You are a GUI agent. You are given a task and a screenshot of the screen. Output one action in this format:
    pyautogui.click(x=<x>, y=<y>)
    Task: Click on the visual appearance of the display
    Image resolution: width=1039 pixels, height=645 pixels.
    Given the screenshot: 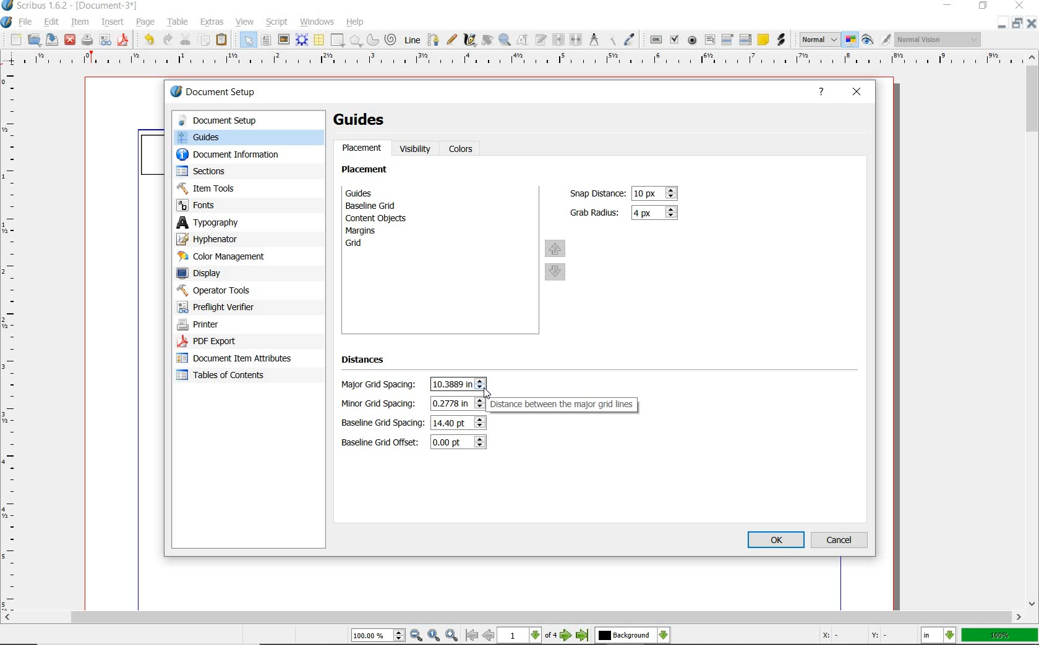 What is the action you would take?
    pyautogui.click(x=939, y=40)
    